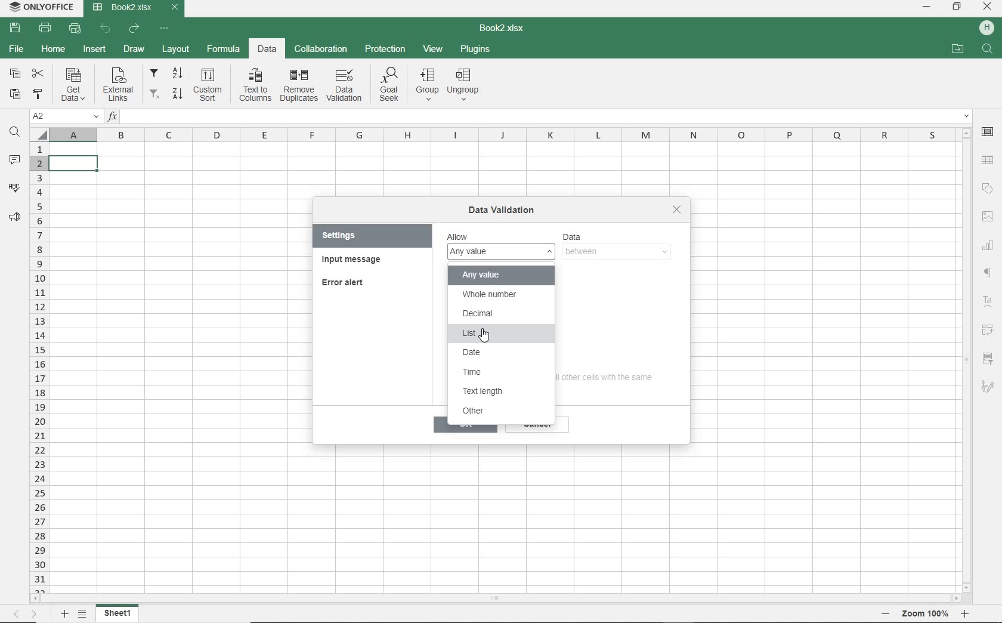 This screenshot has width=1002, height=623. I want to click on SHEET 1, so click(118, 613).